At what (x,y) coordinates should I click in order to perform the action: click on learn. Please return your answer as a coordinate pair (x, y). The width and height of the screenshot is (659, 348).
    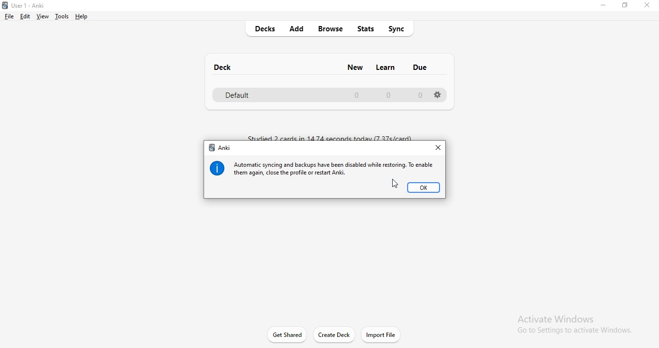
    Looking at the image, I should click on (386, 66).